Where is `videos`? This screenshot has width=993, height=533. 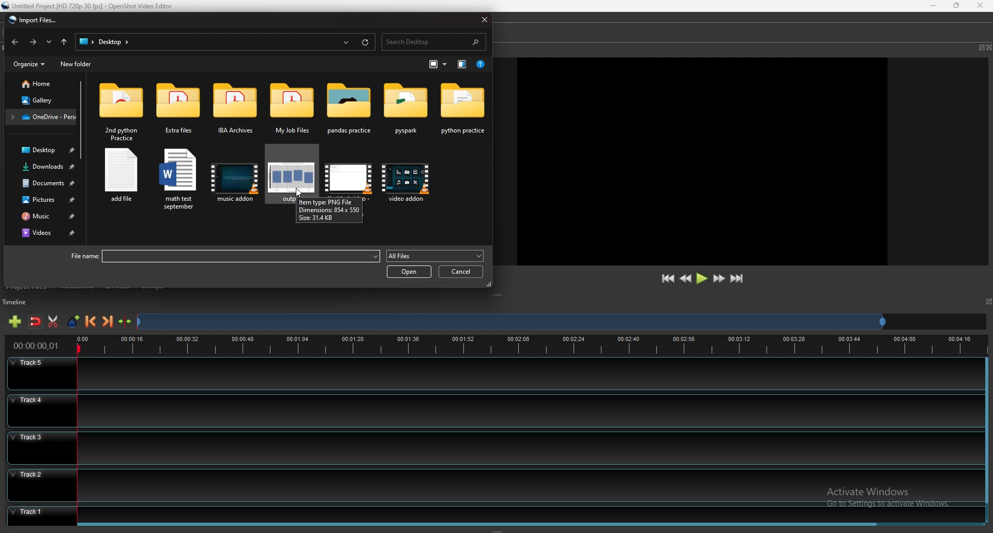 videos is located at coordinates (46, 233).